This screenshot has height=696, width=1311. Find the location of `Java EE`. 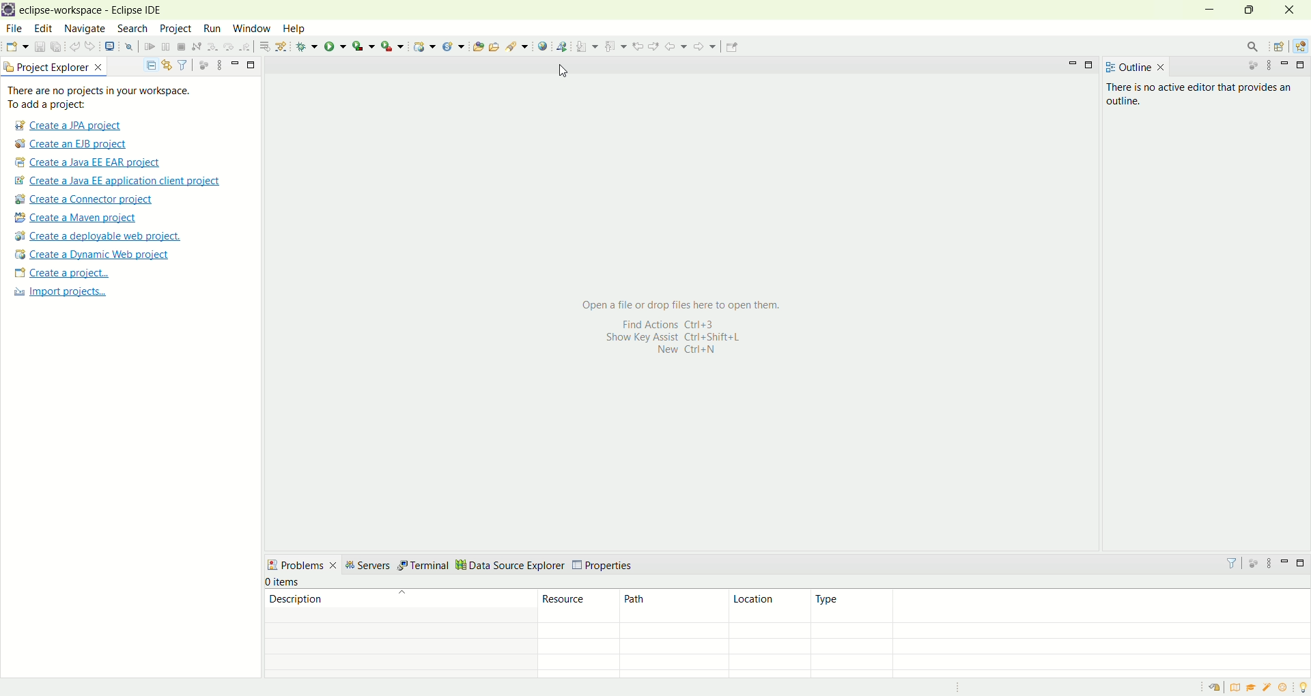

Java EE is located at coordinates (1303, 46).